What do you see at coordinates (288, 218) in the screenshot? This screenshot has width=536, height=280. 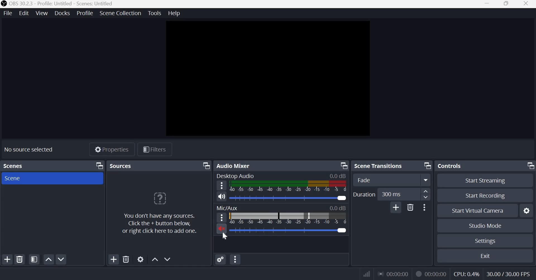 I see `Volume Meter` at bounding box center [288, 218].